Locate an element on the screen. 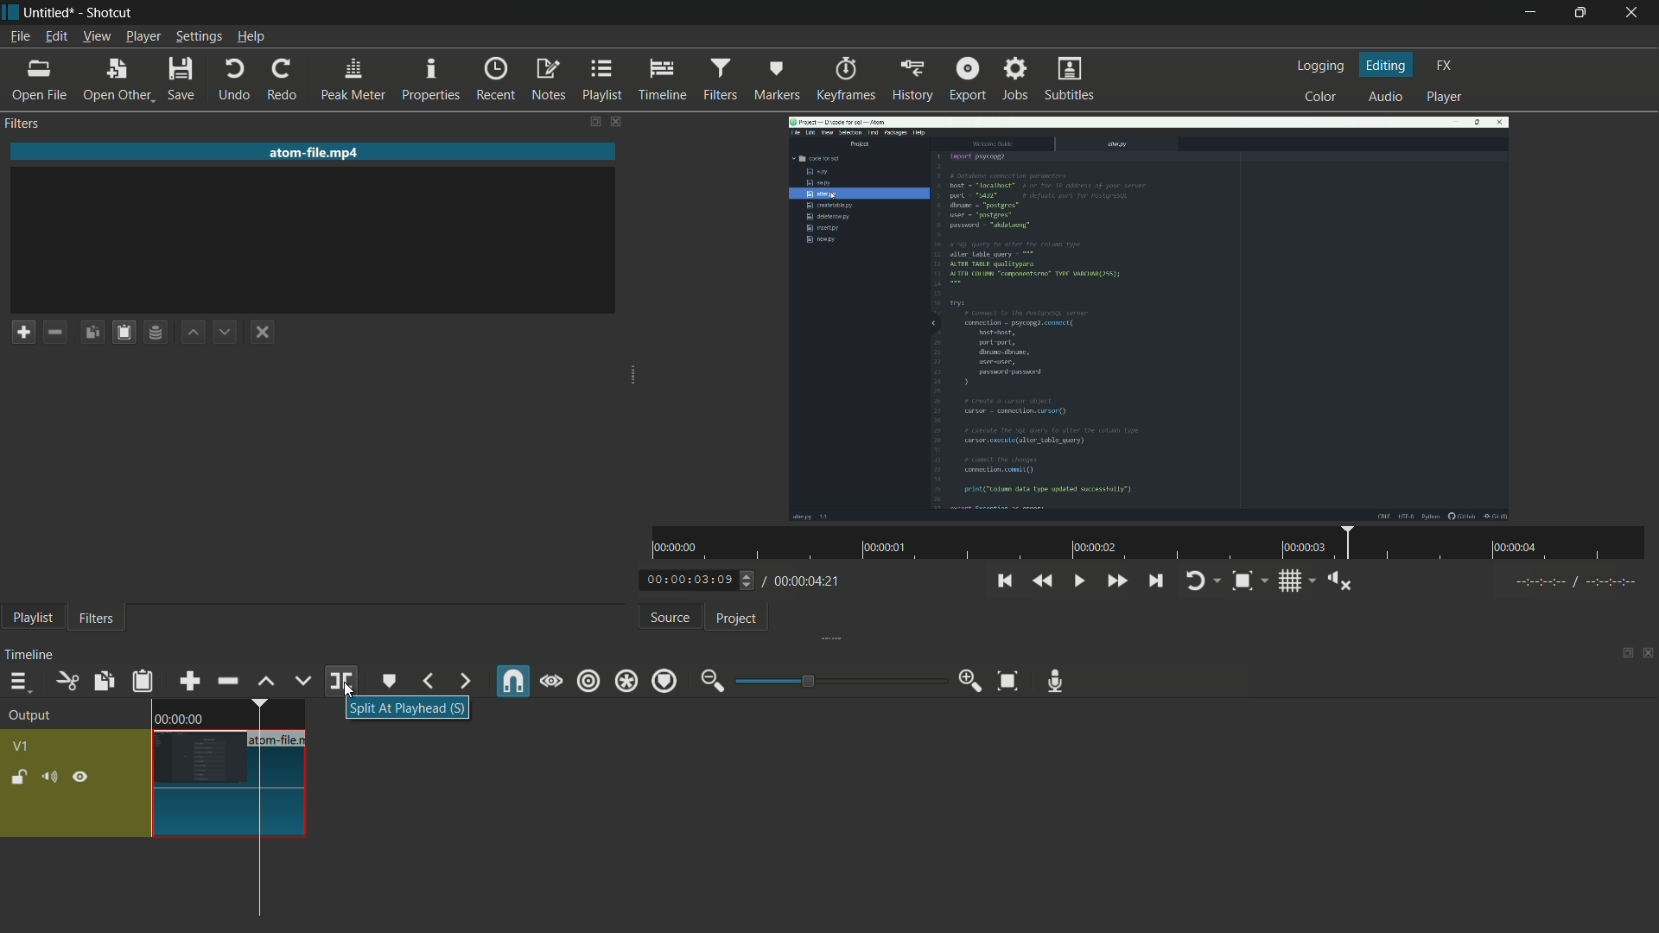  zoom out is located at coordinates (712, 678).